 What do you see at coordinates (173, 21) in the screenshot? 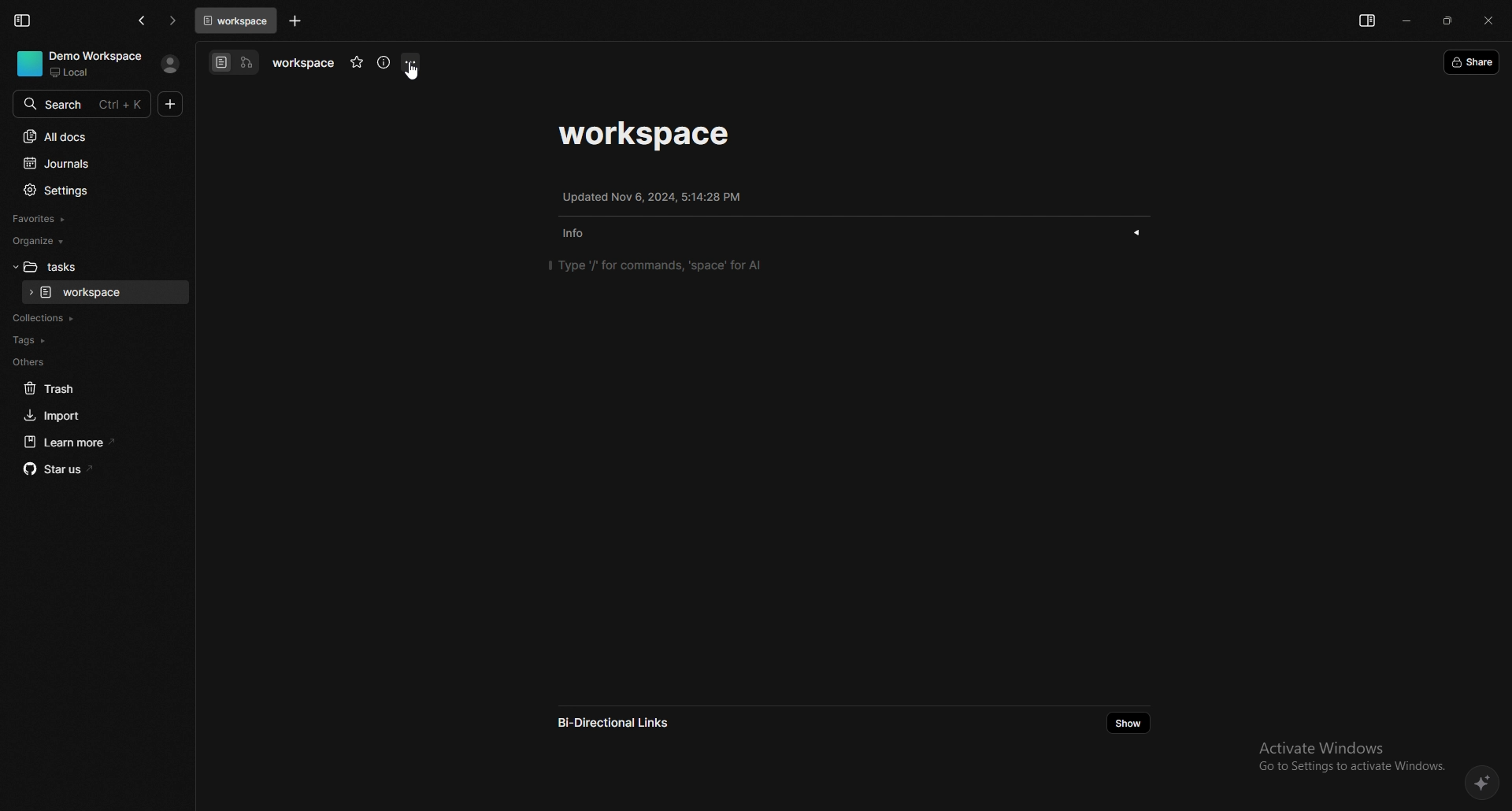
I see `go forward` at bounding box center [173, 21].